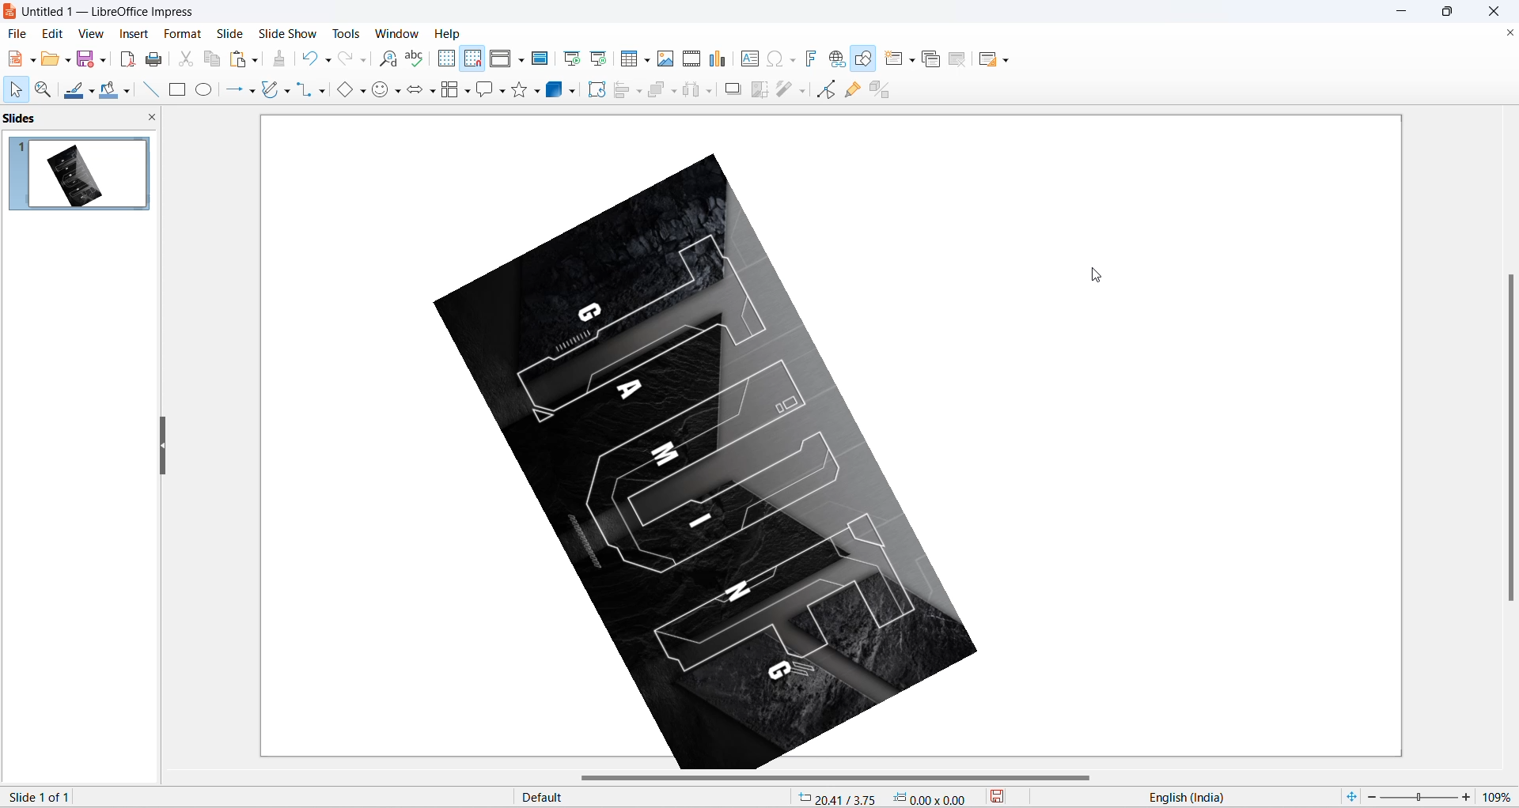 This screenshot has height=808, width=1519. What do you see at coordinates (706, 465) in the screenshot?
I see `rotated image` at bounding box center [706, 465].